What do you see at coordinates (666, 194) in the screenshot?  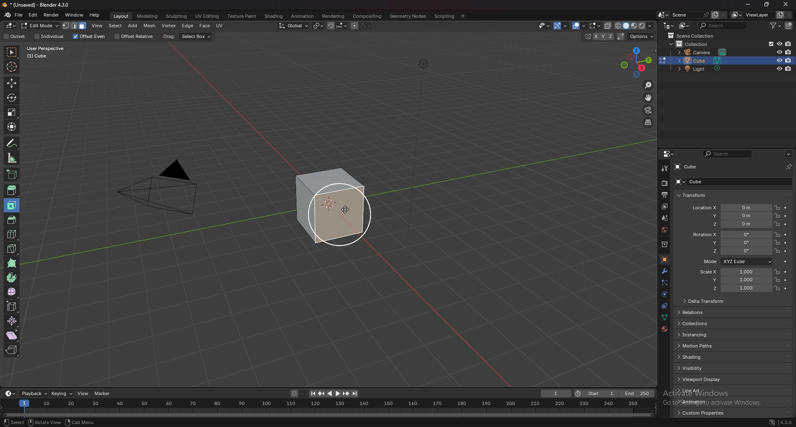 I see `output` at bounding box center [666, 194].